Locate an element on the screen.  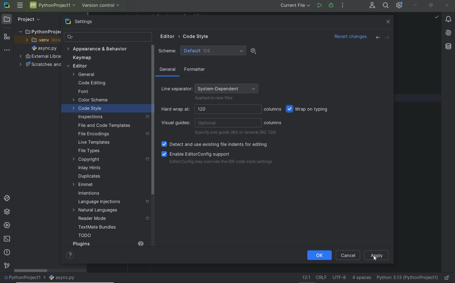
more tool windows is located at coordinates (7, 50).